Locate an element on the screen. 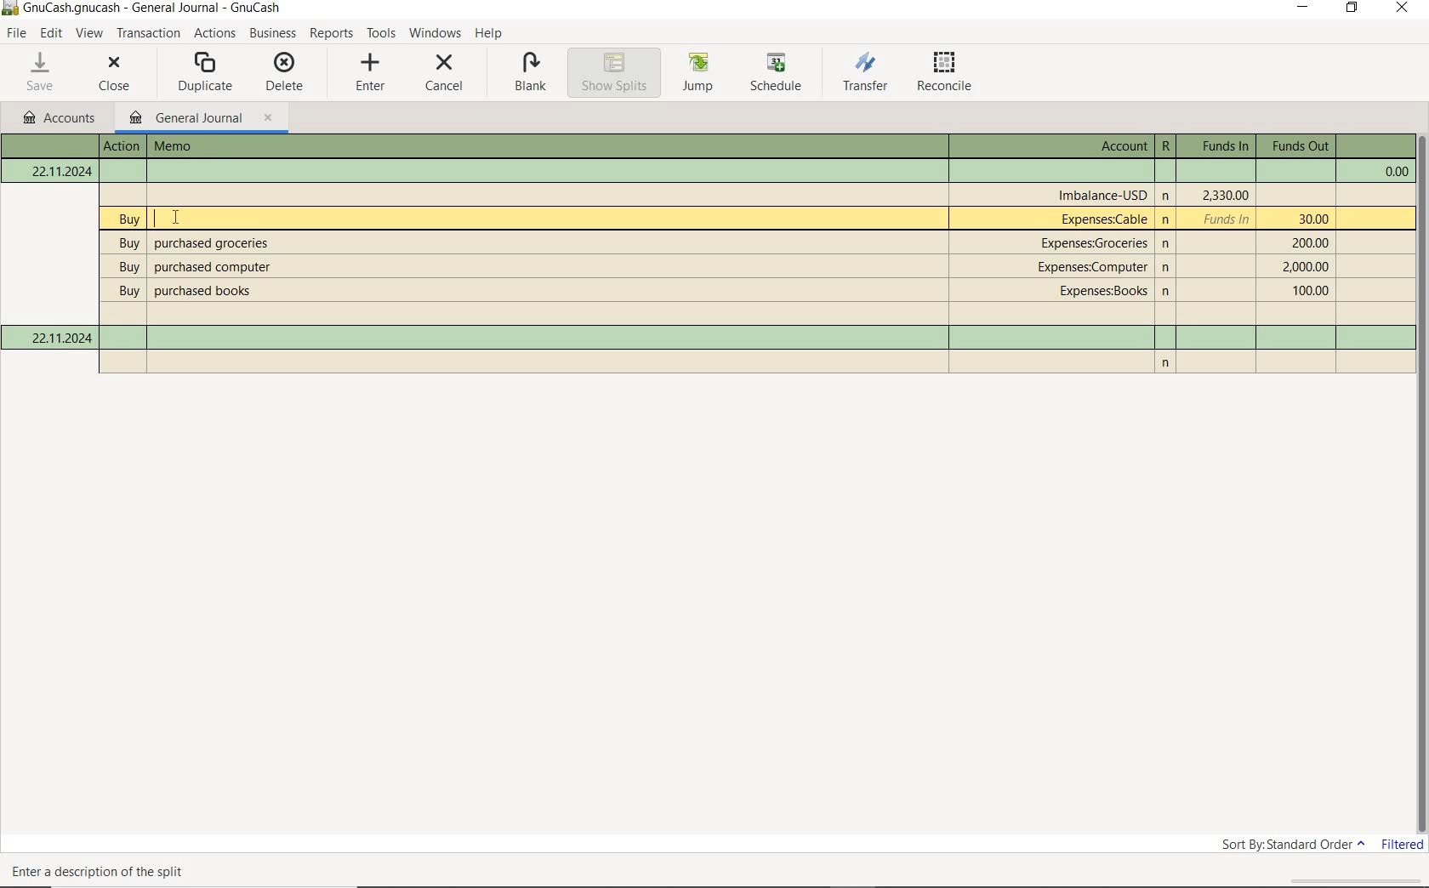  BUSINESS is located at coordinates (272, 31).